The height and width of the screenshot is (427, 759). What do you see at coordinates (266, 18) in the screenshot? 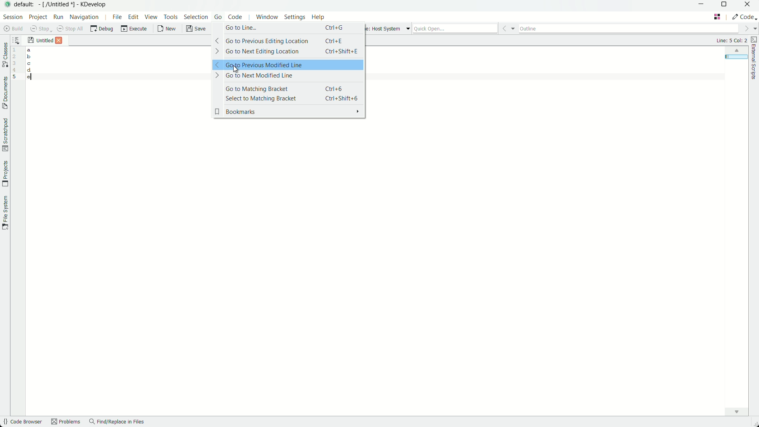
I see `windows` at bounding box center [266, 18].